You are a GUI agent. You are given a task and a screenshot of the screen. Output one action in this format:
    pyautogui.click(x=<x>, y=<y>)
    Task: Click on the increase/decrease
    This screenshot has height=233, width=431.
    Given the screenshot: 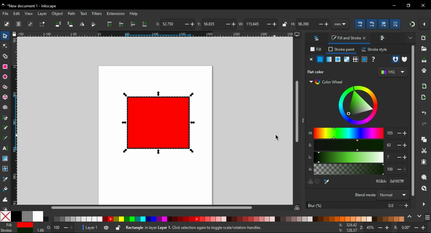 What is the action you would take?
    pyautogui.click(x=384, y=228)
    